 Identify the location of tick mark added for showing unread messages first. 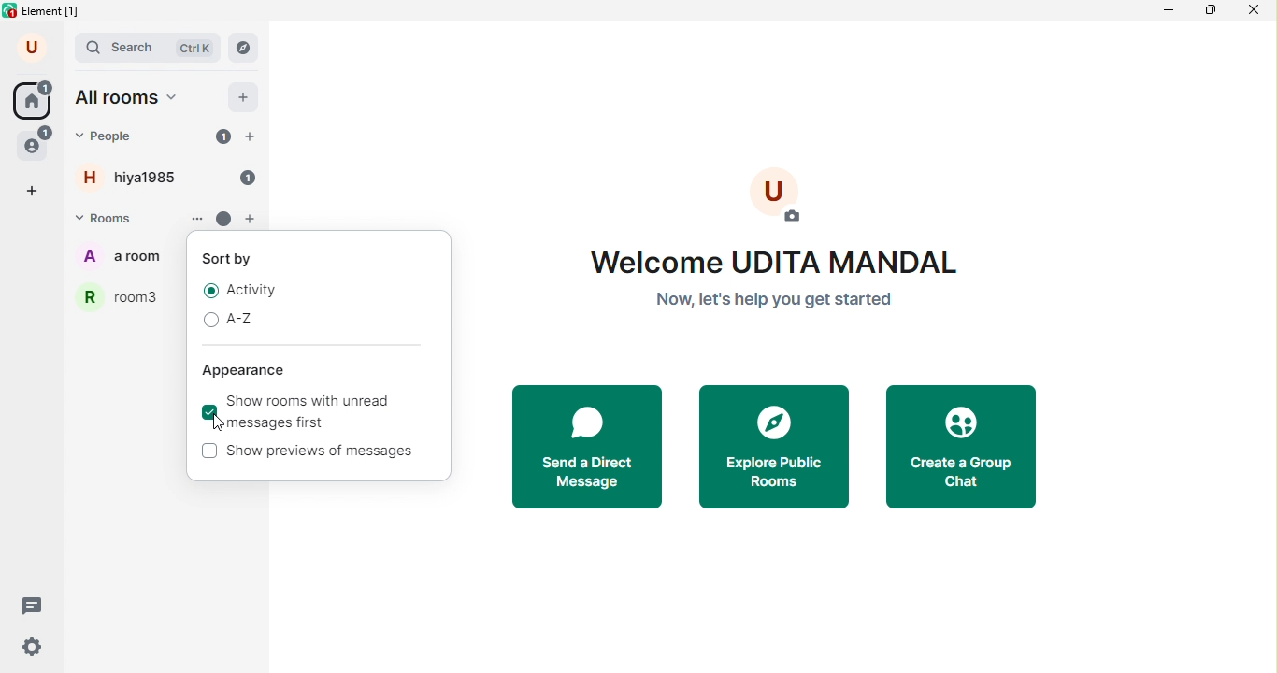
(208, 411).